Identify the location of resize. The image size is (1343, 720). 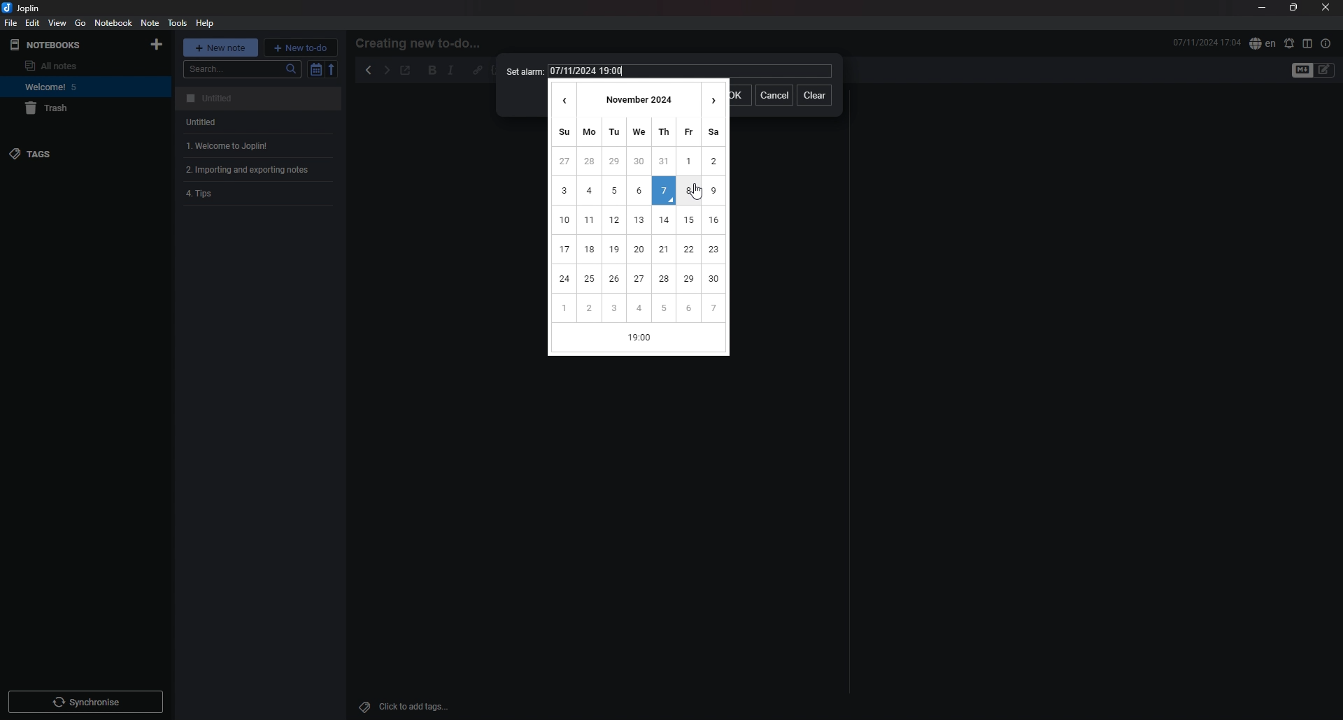
(1294, 8).